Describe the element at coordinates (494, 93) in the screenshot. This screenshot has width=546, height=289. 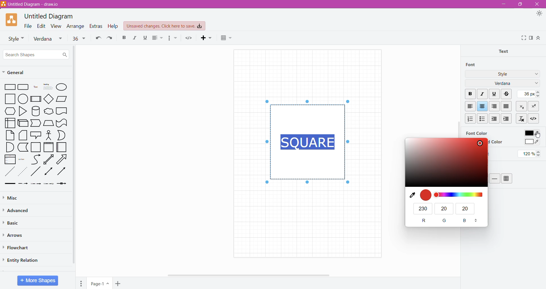
I see `Underline` at that location.